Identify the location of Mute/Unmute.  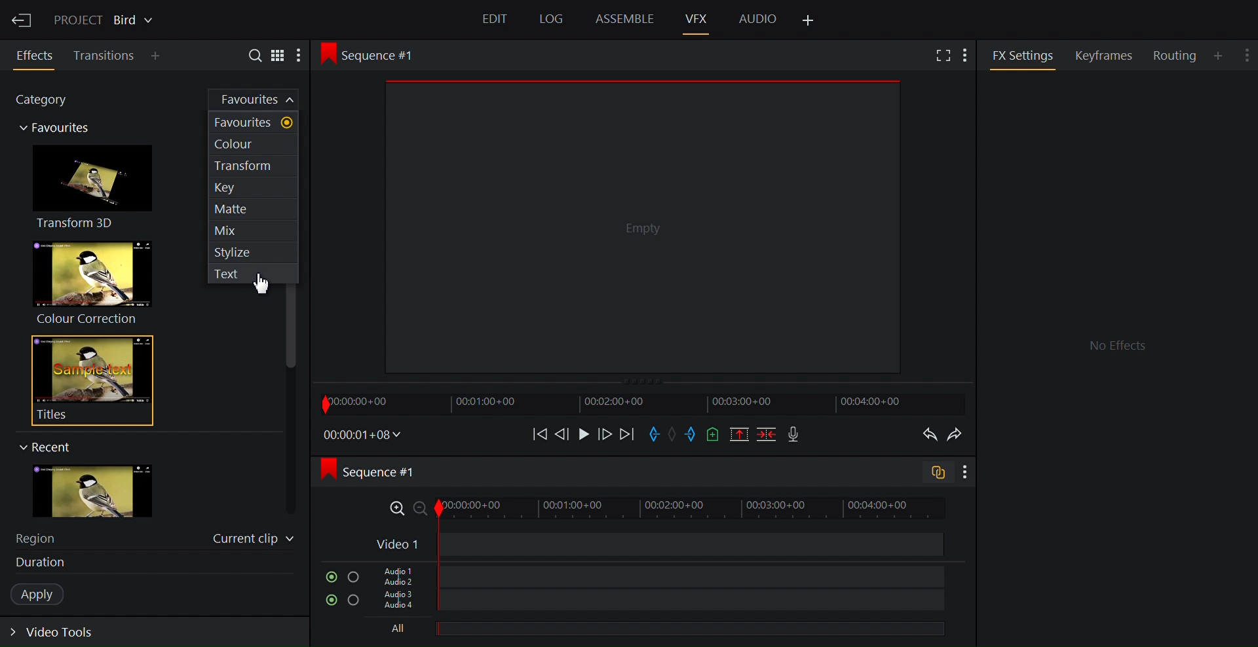
(331, 577).